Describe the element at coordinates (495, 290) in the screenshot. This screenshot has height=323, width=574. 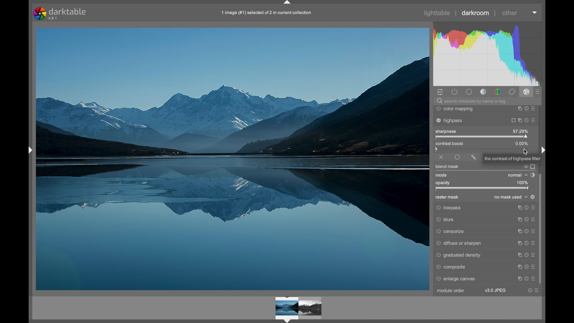
I see `v3.0 jpeg` at that location.